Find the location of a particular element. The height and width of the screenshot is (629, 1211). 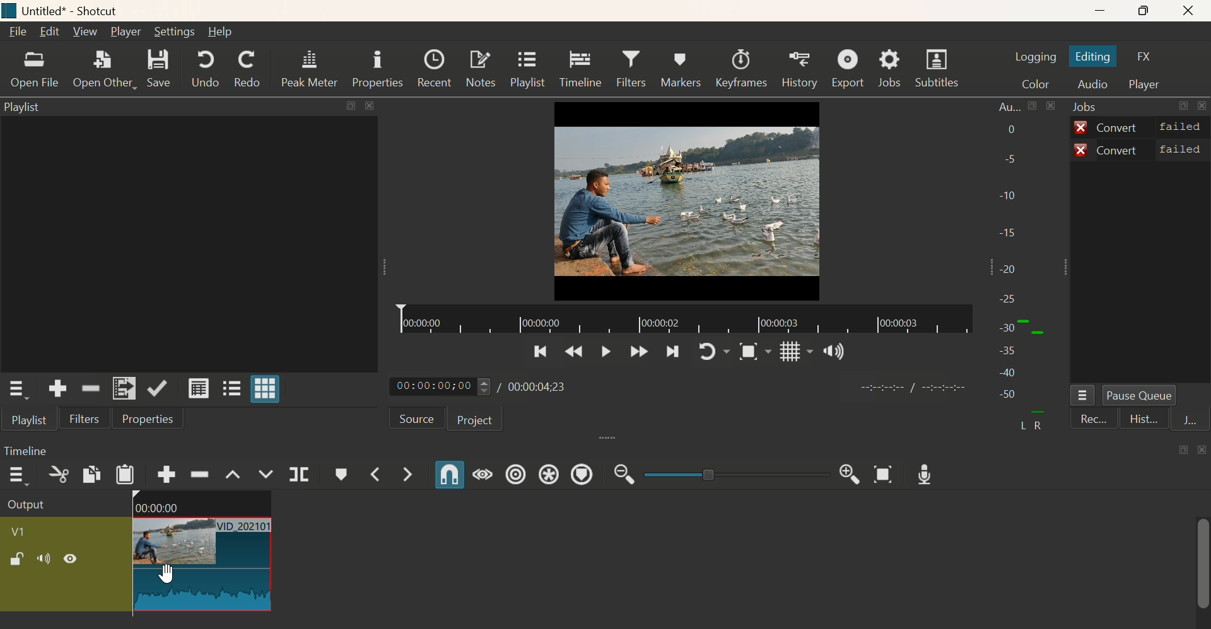

Properties is located at coordinates (377, 69).